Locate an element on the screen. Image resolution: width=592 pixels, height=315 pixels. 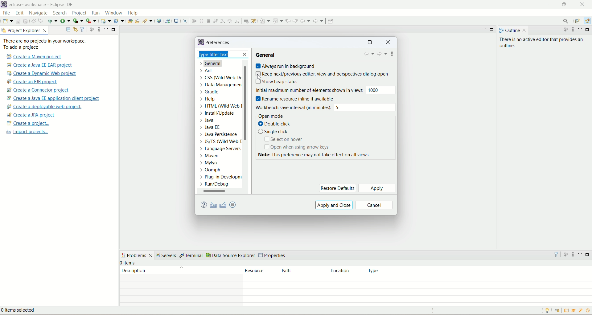
search is located at coordinates (148, 21).